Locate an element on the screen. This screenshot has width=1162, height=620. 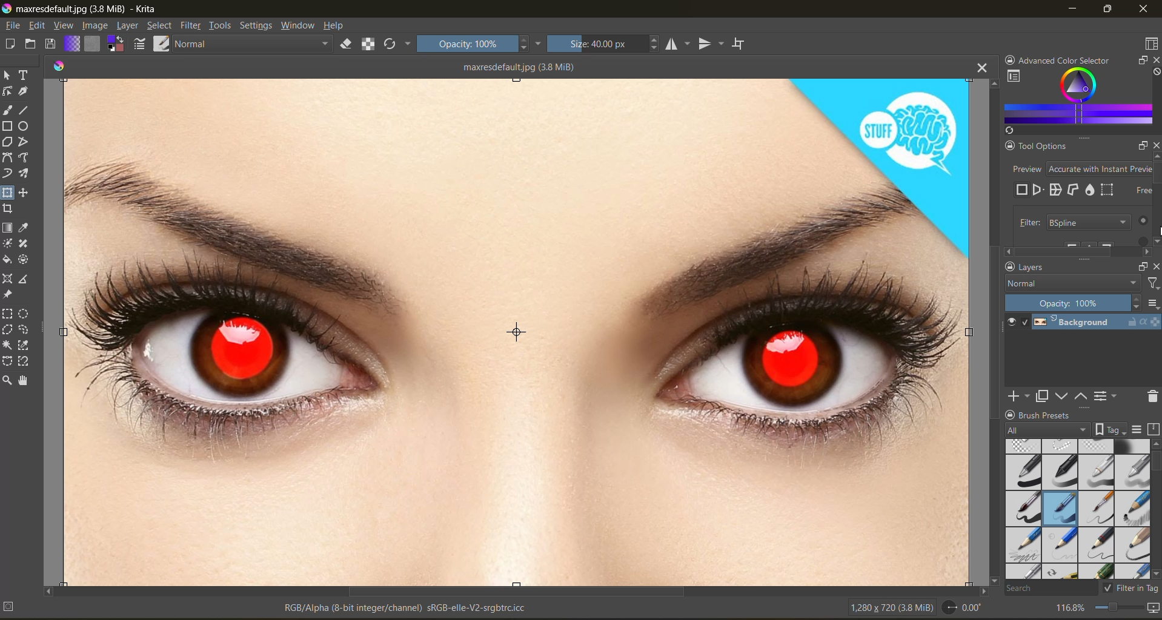
normal is located at coordinates (1071, 283).